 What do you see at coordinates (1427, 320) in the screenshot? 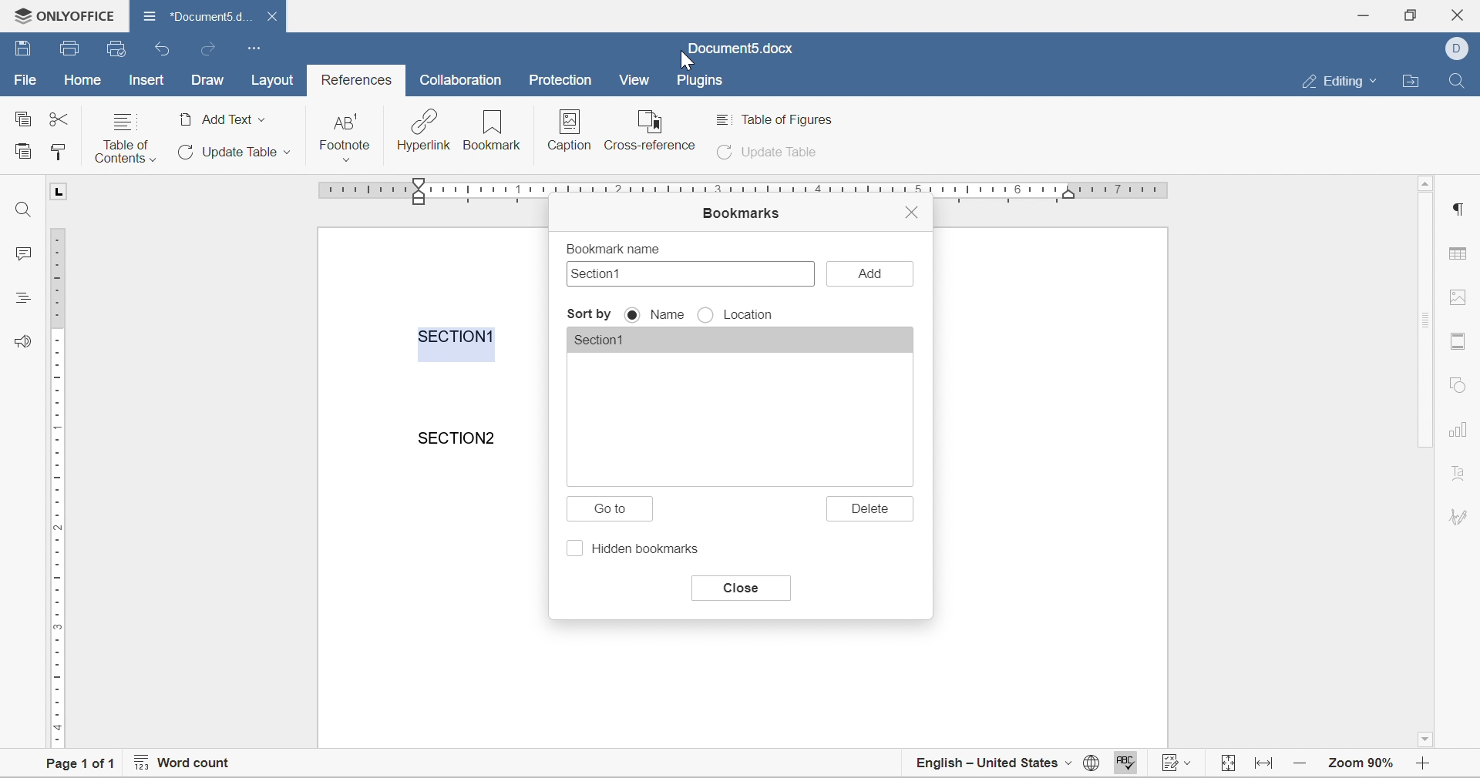
I see `scroll bar` at bounding box center [1427, 320].